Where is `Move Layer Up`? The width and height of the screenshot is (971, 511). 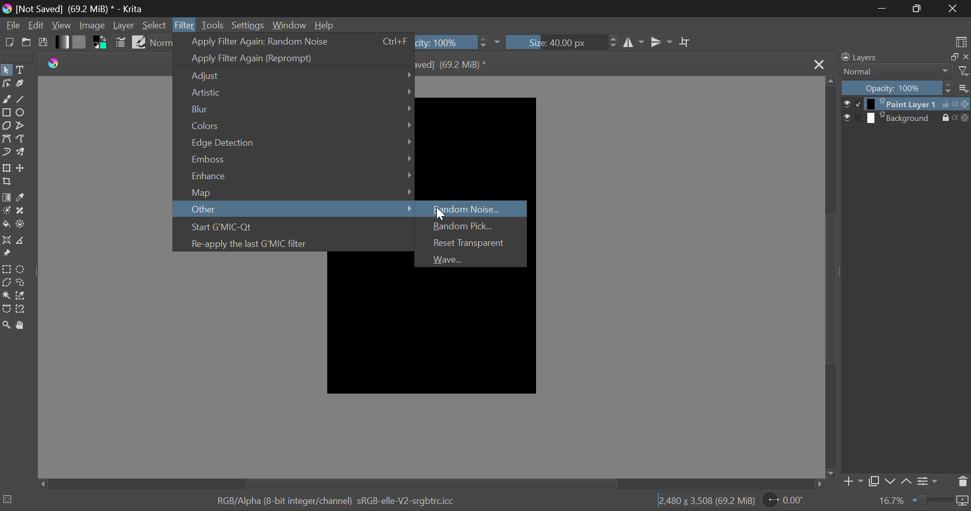
Move Layer Up is located at coordinates (905, 480).